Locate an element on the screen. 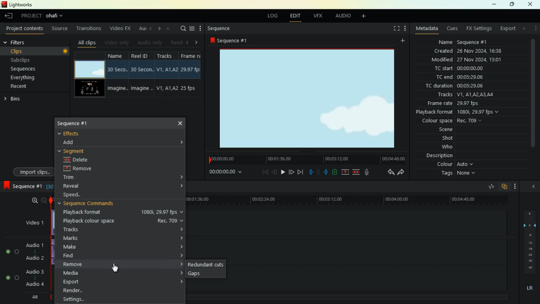  tc duration 00:05:29:06 is located at coordinates (471, 85).